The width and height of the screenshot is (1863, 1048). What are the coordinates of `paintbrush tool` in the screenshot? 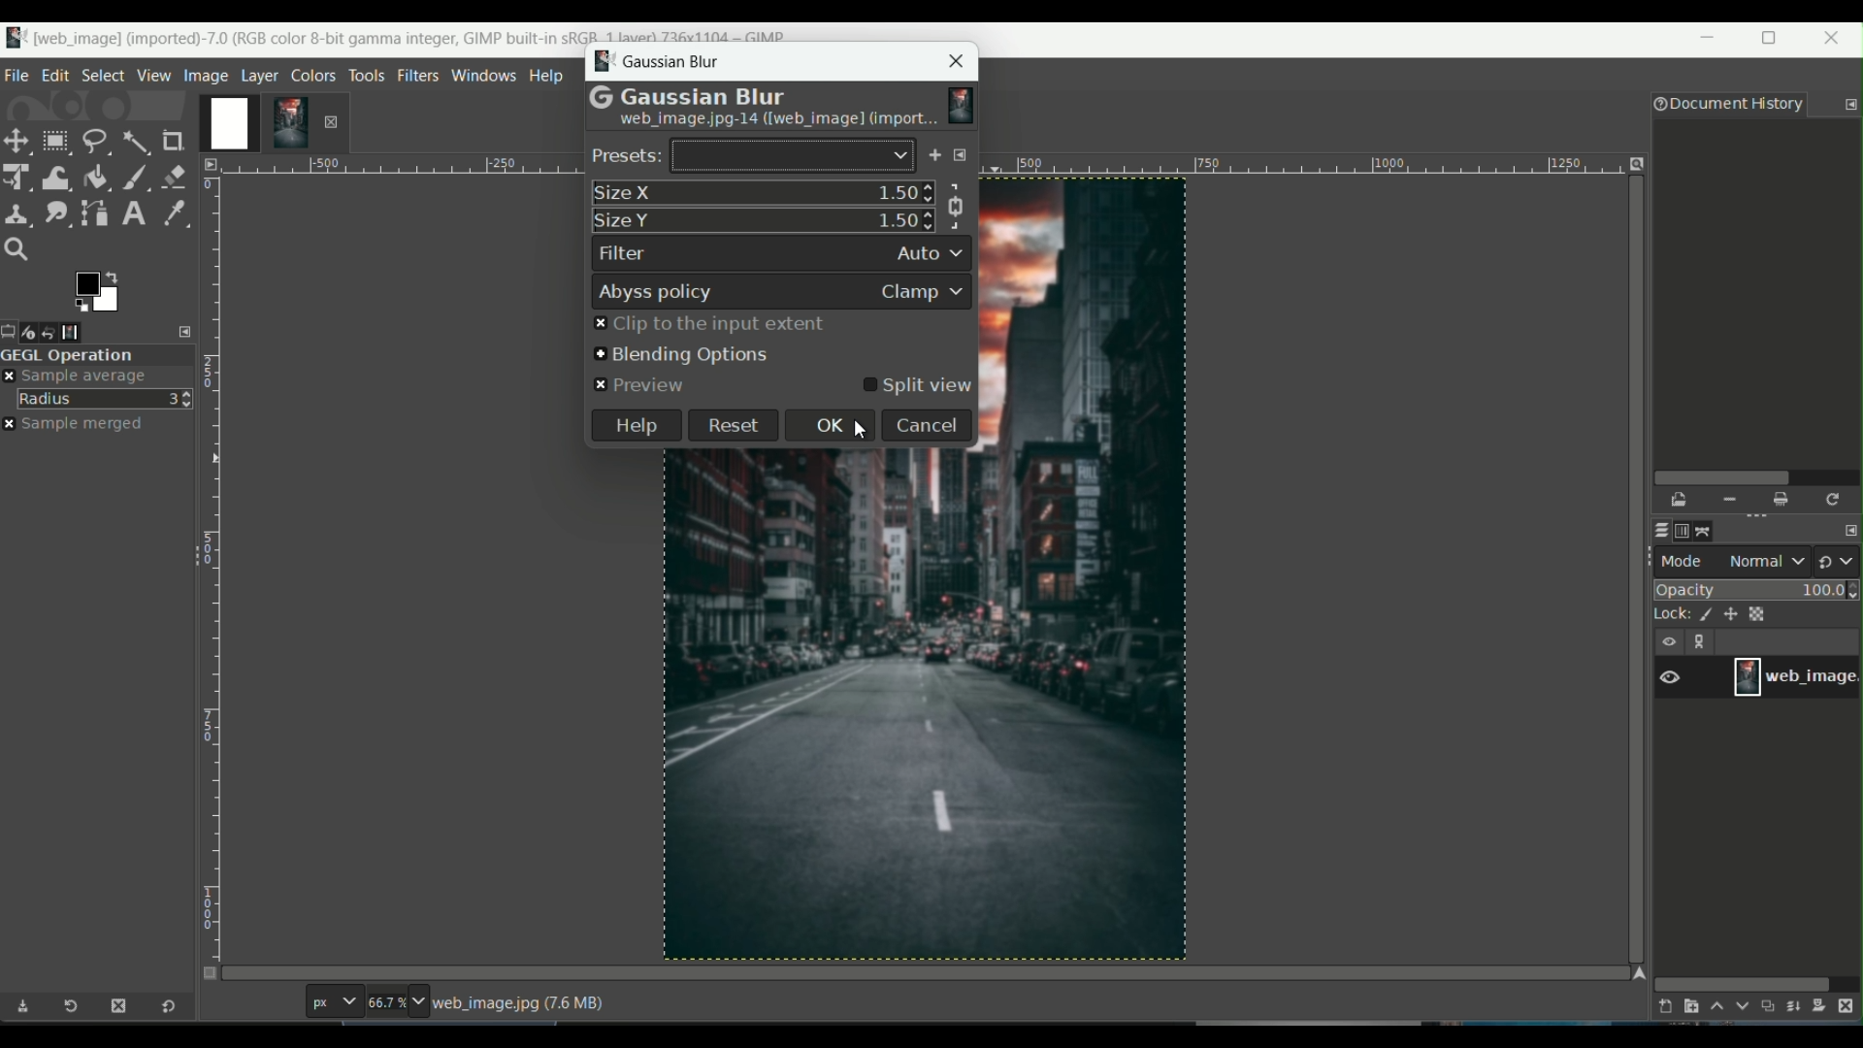 It's located at (135, 176).